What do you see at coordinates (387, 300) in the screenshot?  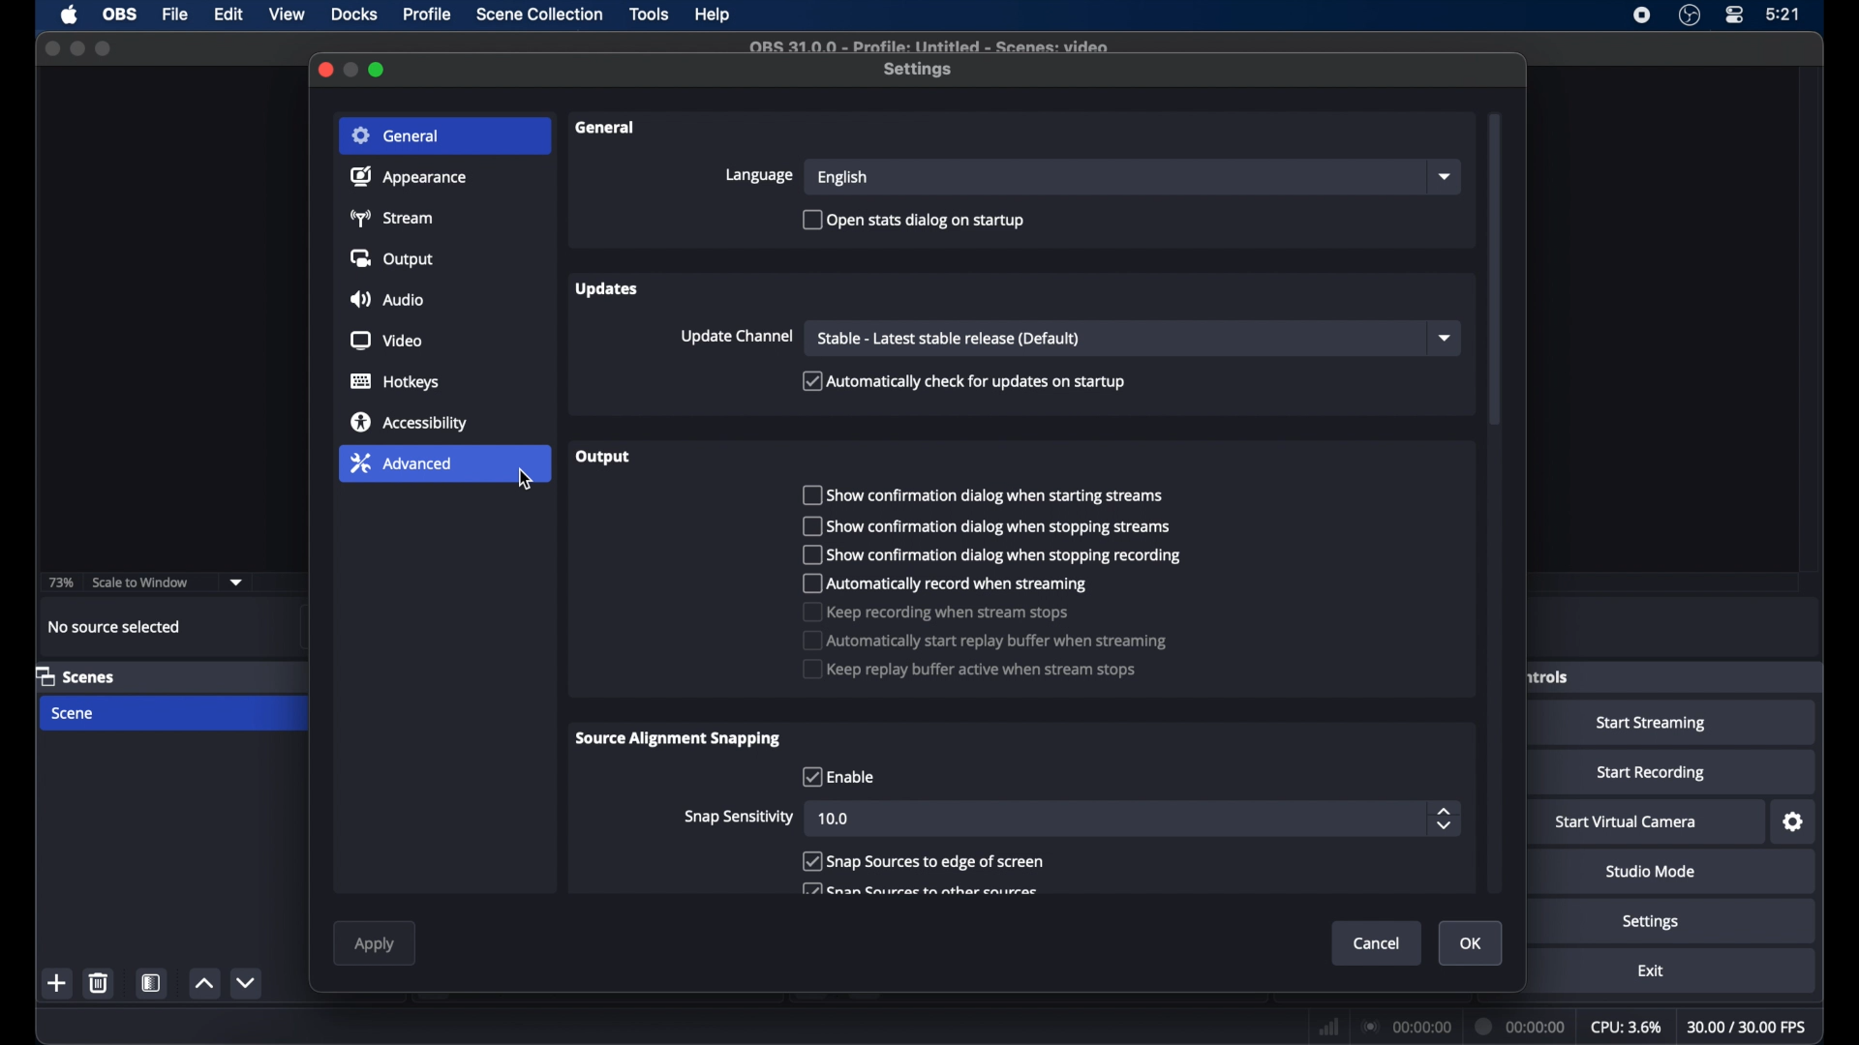 I see `audio` at bounding box center [387, 300].